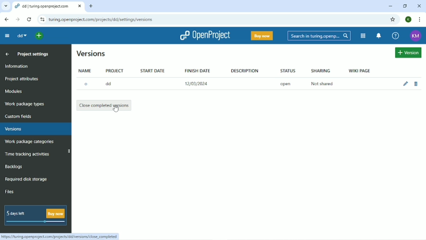 This screenshot has height=240, width=426. What do you see at coordinates (416, 84) in the screenshot?
I see `Delete` at bounding box center [416, 84].